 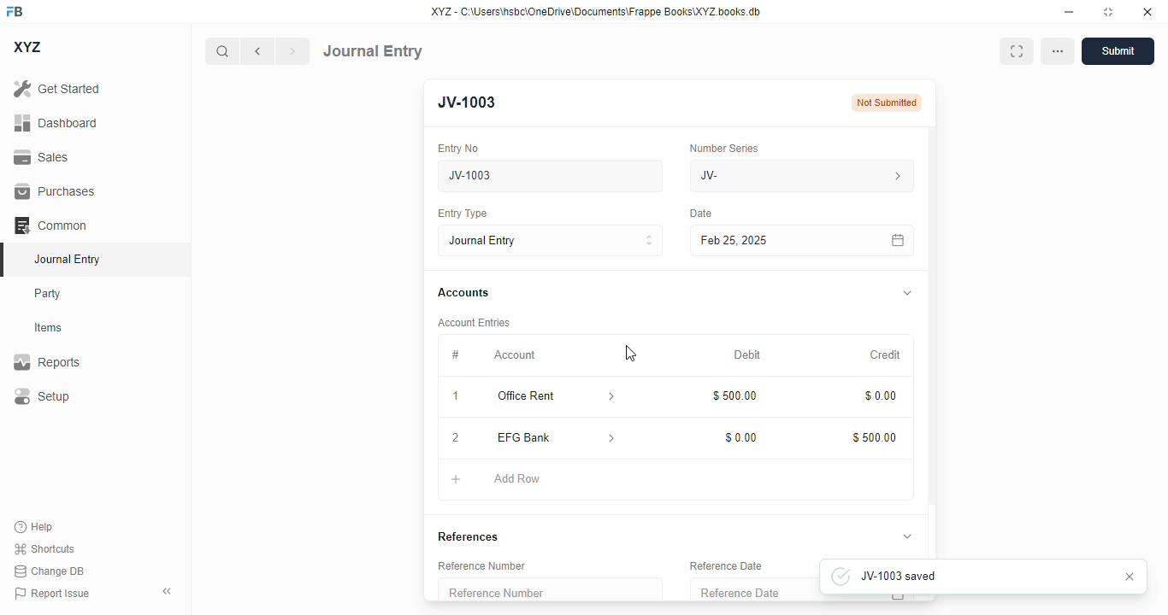 What do you see at coordinates (469, 536) in the screenshot?
I see `references` at bounding box center [469, 536].